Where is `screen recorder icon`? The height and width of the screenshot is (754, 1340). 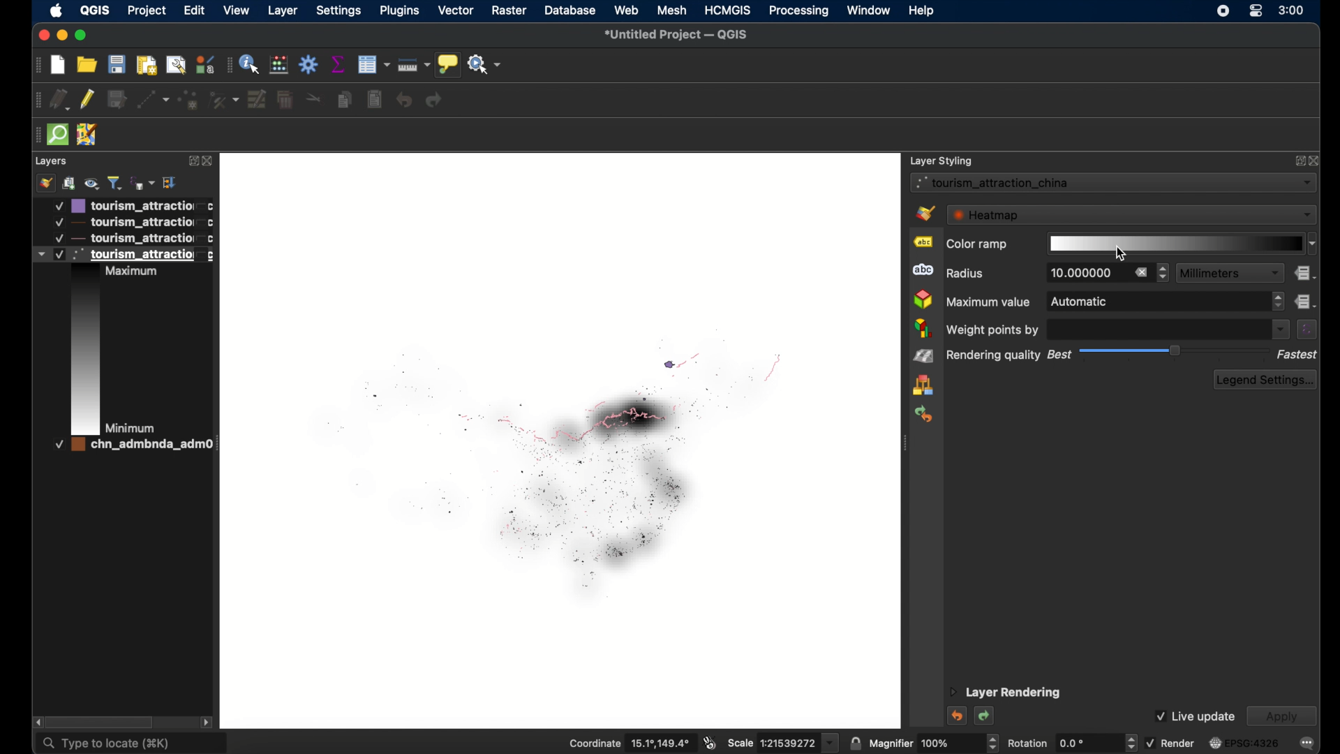 screen recorder icon is located at coordinates (1223, 13).